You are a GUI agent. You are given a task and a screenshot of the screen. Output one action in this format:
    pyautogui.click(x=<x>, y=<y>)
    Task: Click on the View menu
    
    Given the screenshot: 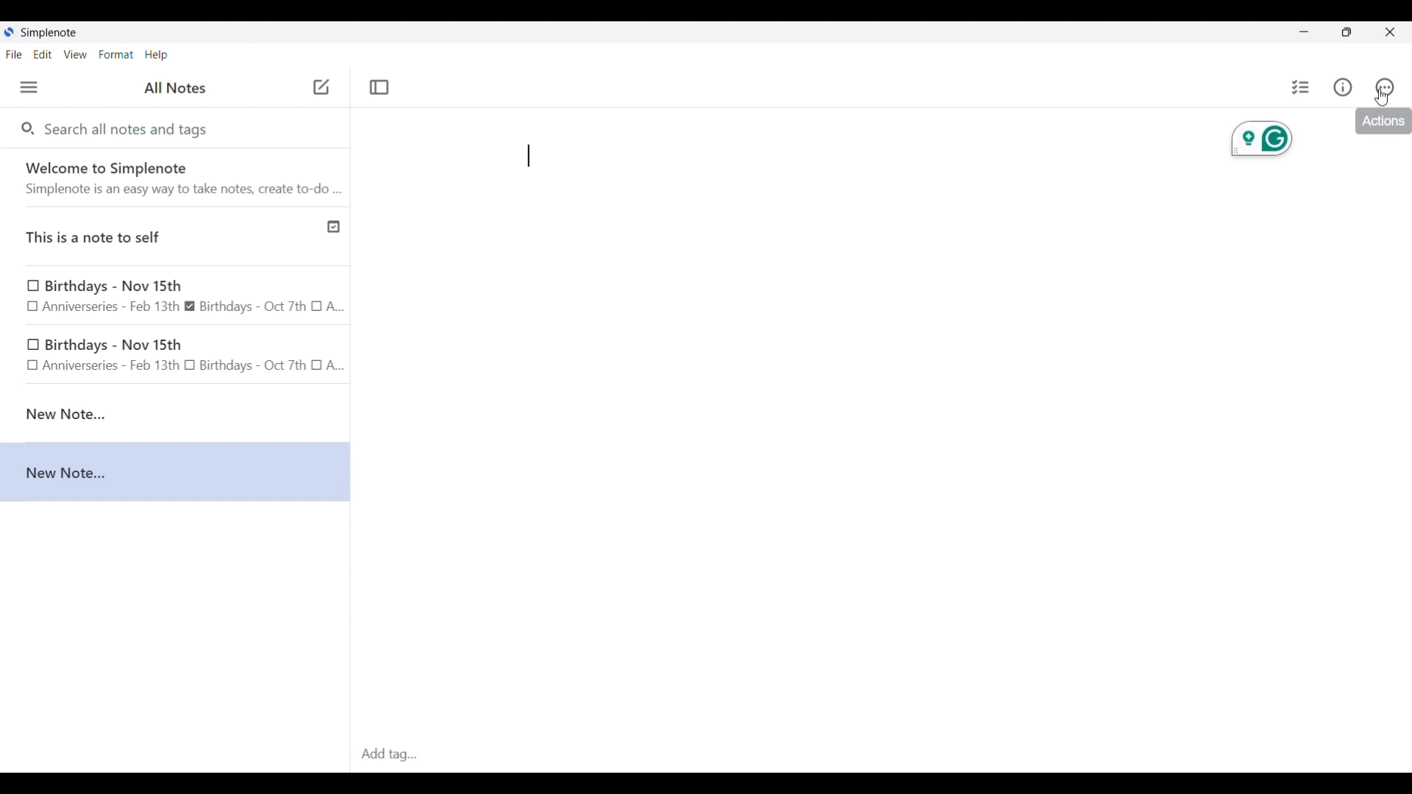 What is the action you would take?
    pyautogui.click(x=76, y=54)
    